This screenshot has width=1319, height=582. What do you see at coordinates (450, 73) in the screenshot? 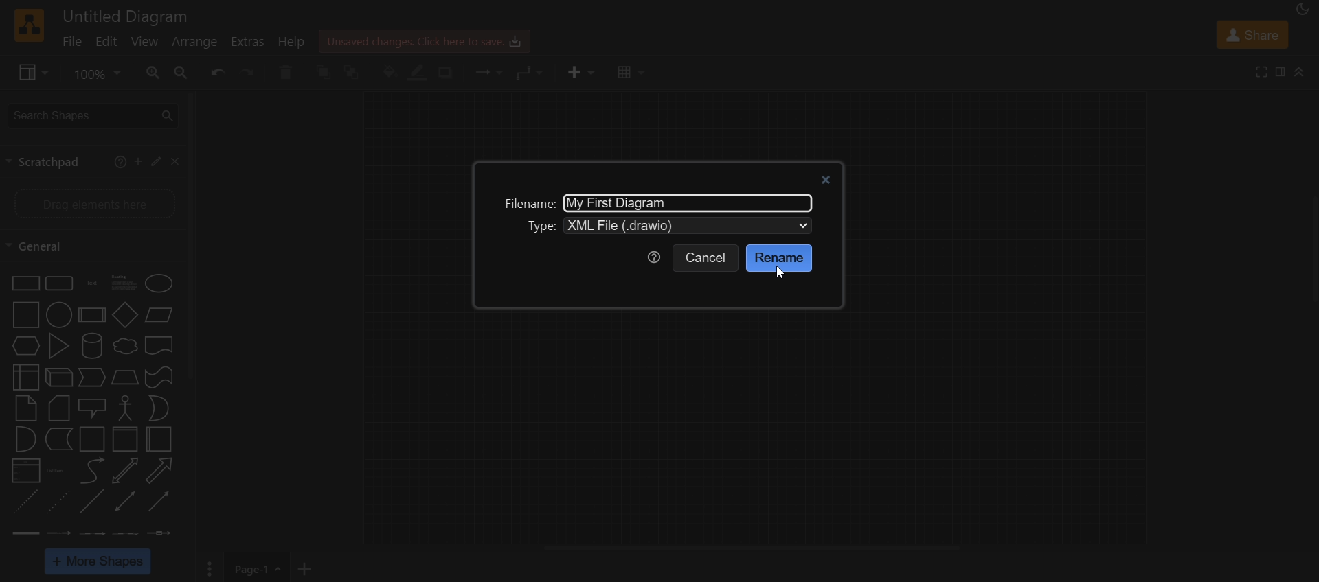
I see `shadow` at bounding box center [450, 73].